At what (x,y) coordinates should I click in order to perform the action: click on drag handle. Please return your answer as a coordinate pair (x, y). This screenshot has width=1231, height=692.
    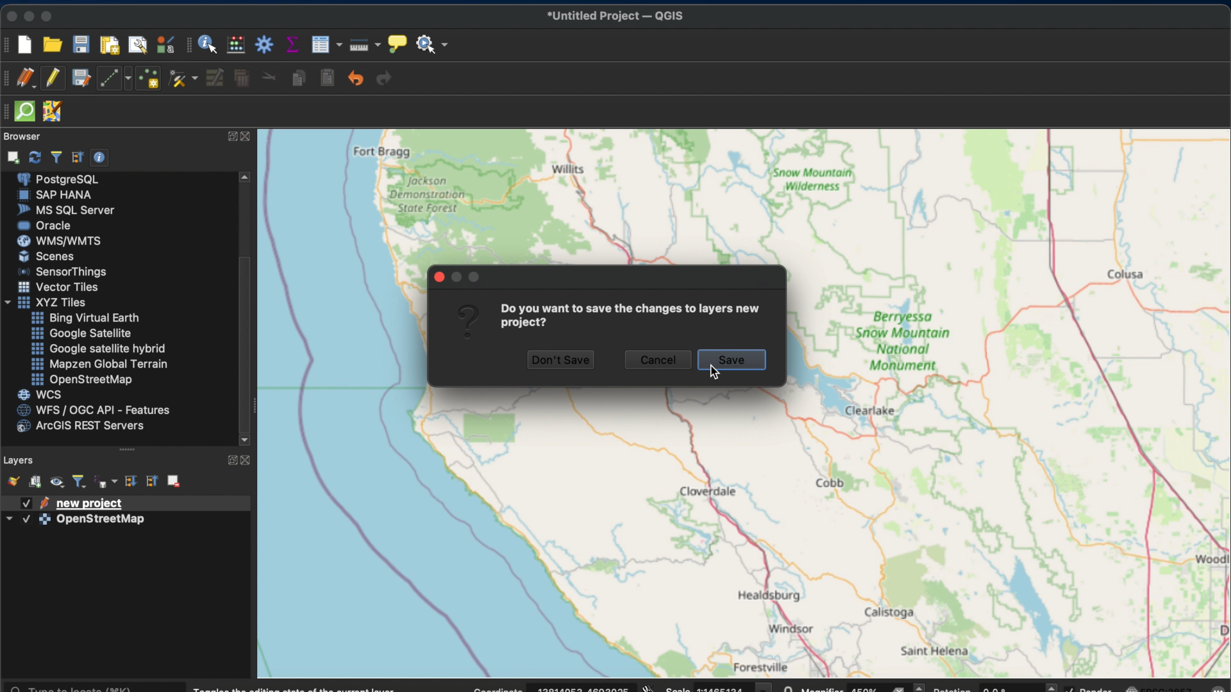
    Looking at the image, I should click on (130, 450).